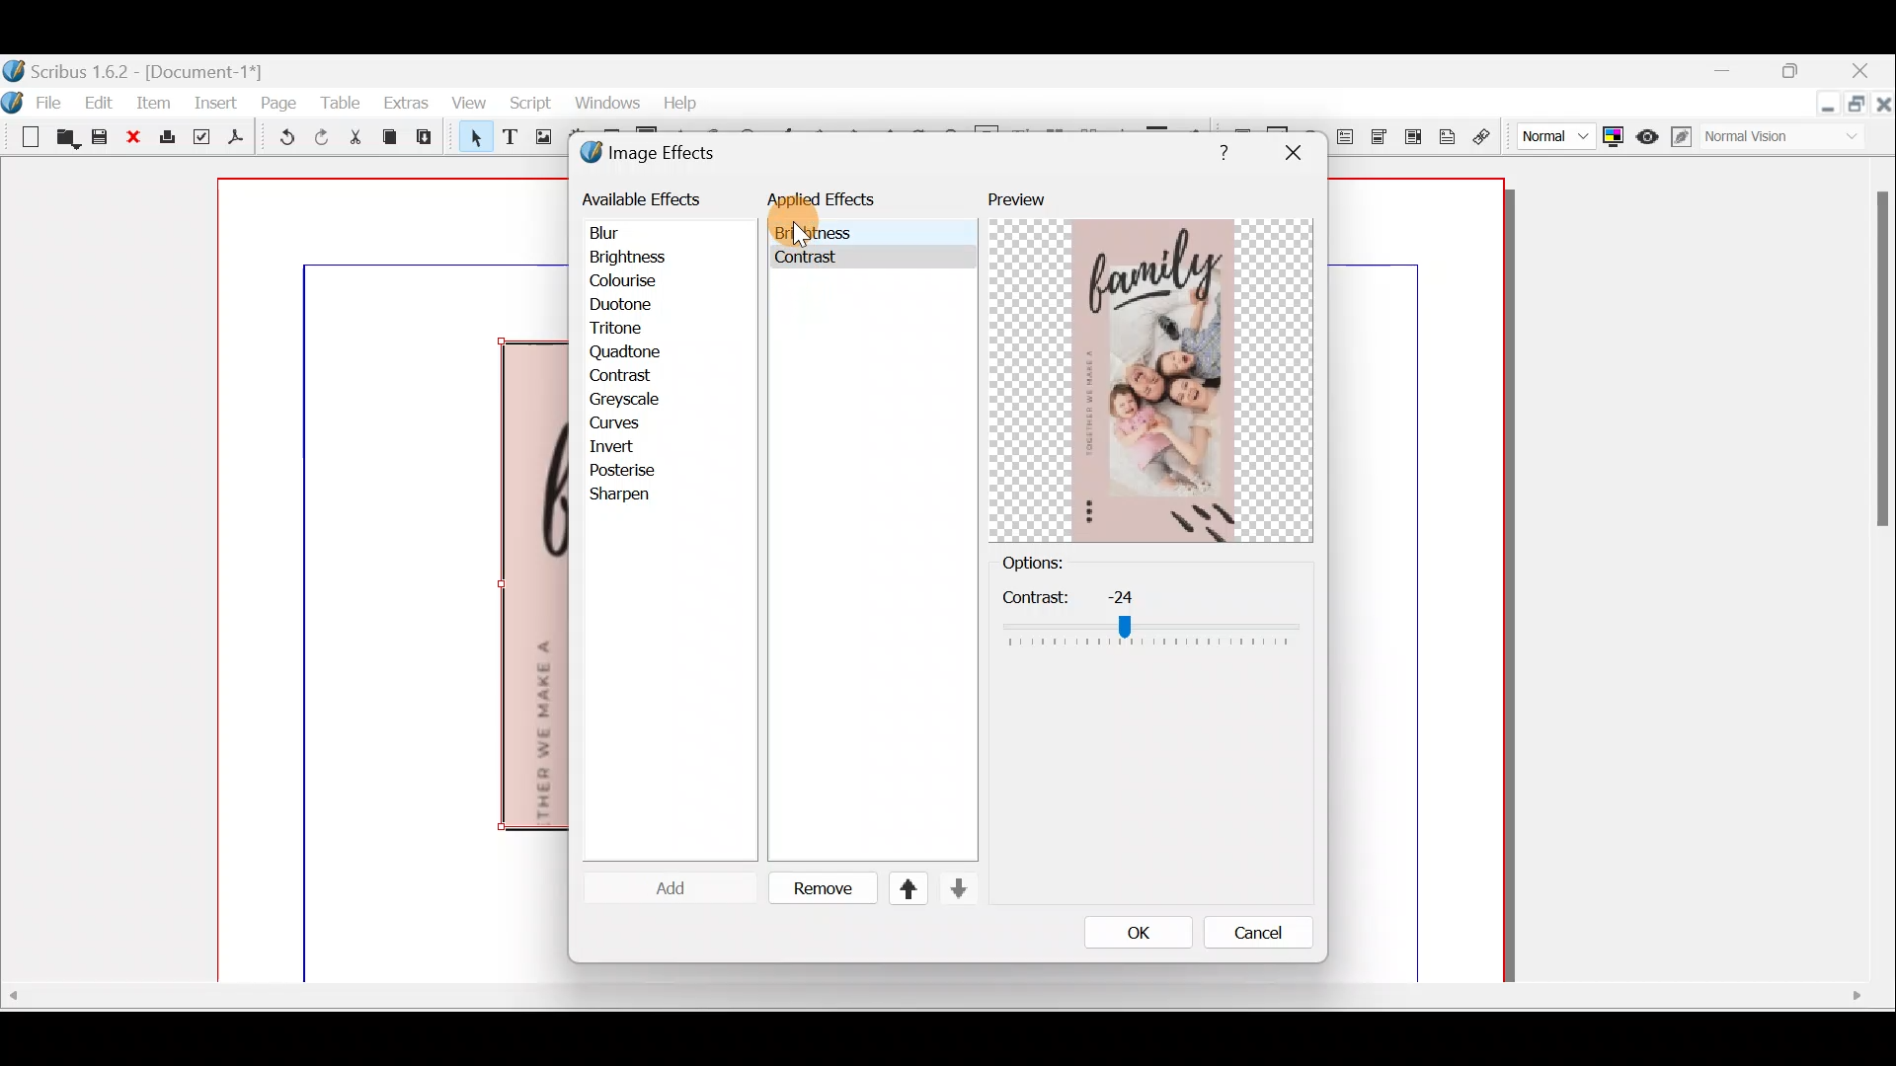  What do you see at coordinates (621, 375) in the screenshot?
I see `Contrast` at bounding box center [621, 375].